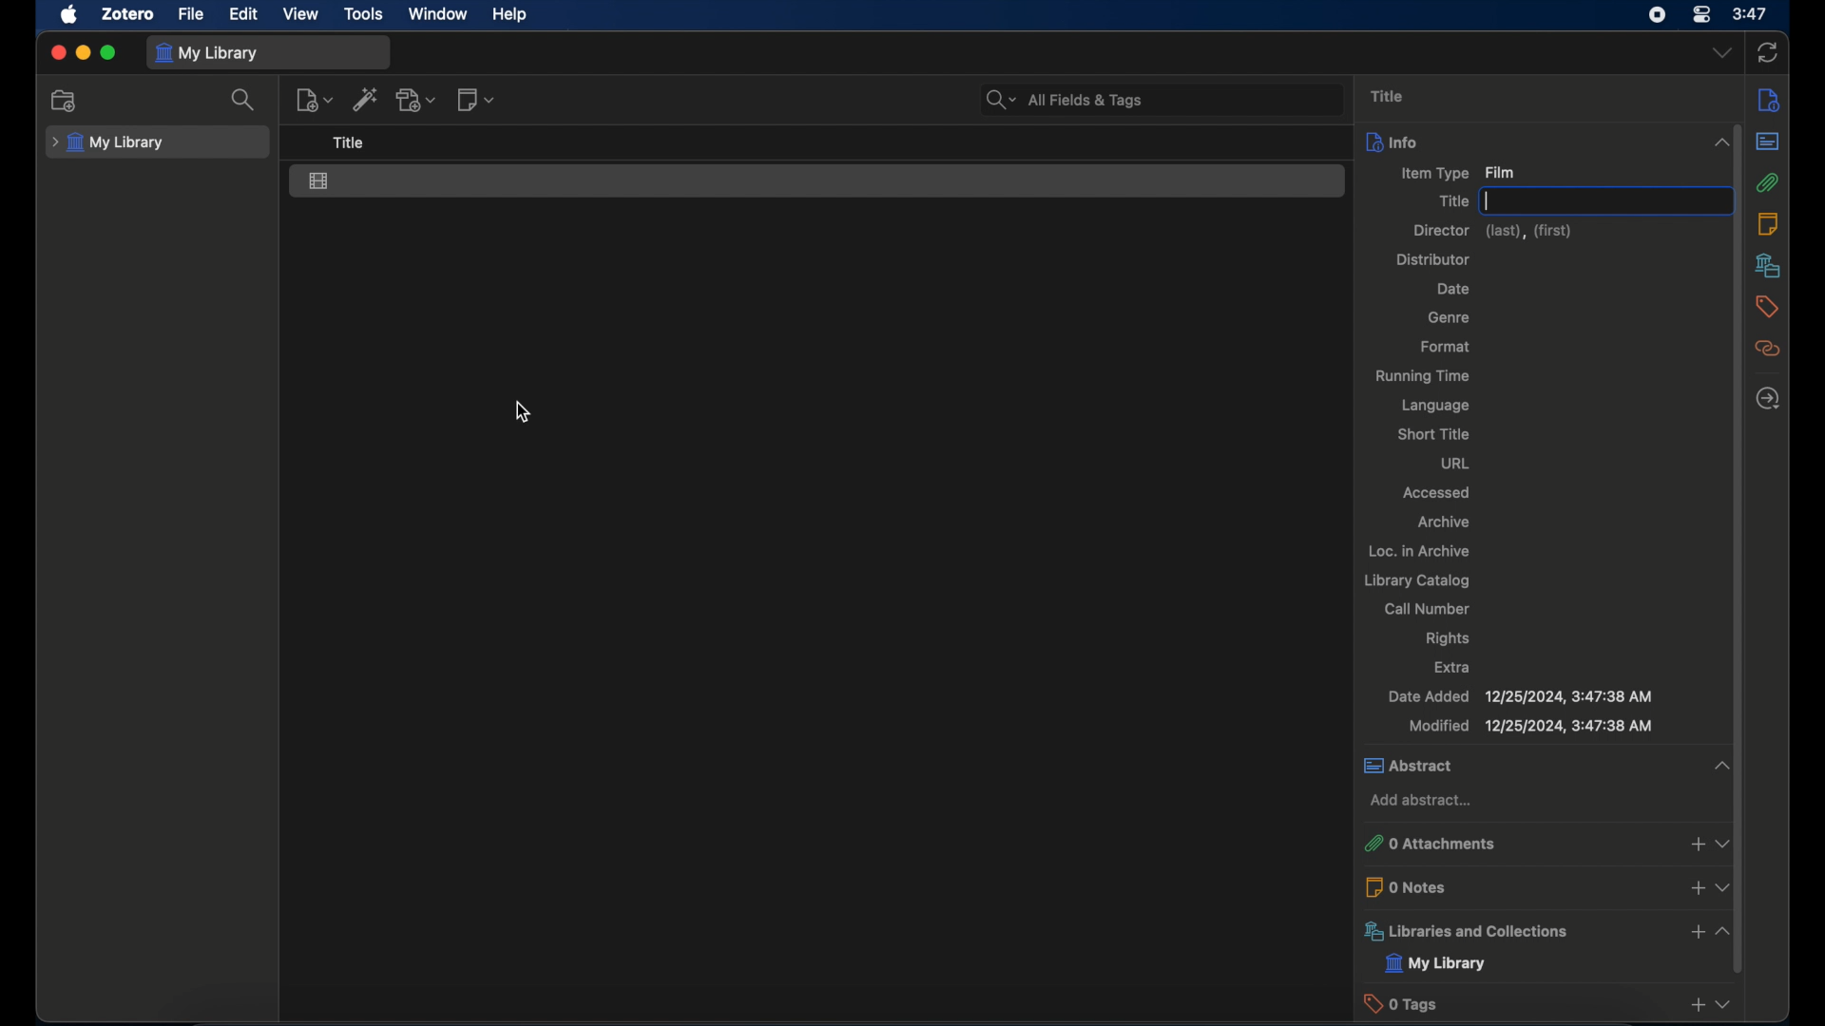  What do you see at coordinates (205, 54) in the screenshot?
I see `my library` at bounding box center [205, 54].